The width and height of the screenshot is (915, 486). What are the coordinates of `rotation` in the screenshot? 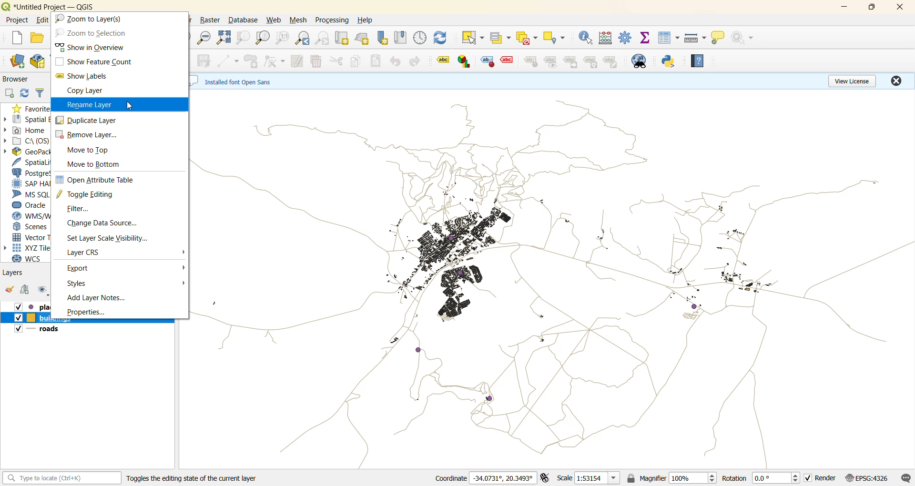 It's located at (761, 478).